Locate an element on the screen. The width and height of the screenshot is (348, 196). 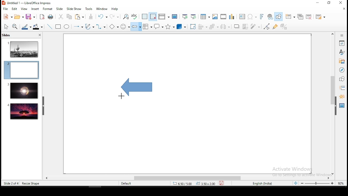
slide show is located at coordinates (74, 9).